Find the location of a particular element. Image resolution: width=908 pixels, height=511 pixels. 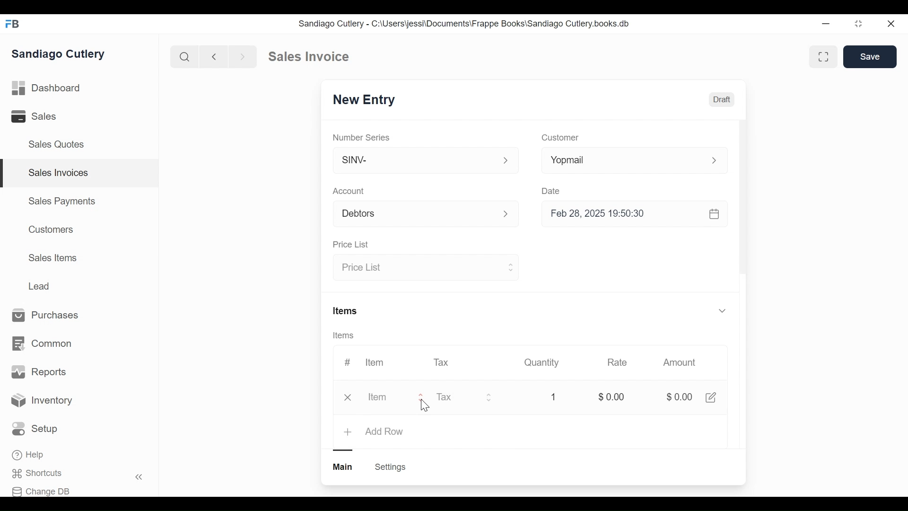

Change DB is located at coordinates (41, 492).